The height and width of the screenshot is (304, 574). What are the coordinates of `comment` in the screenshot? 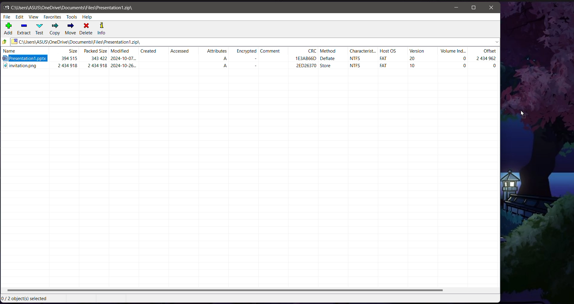 It's located at (271, 52).